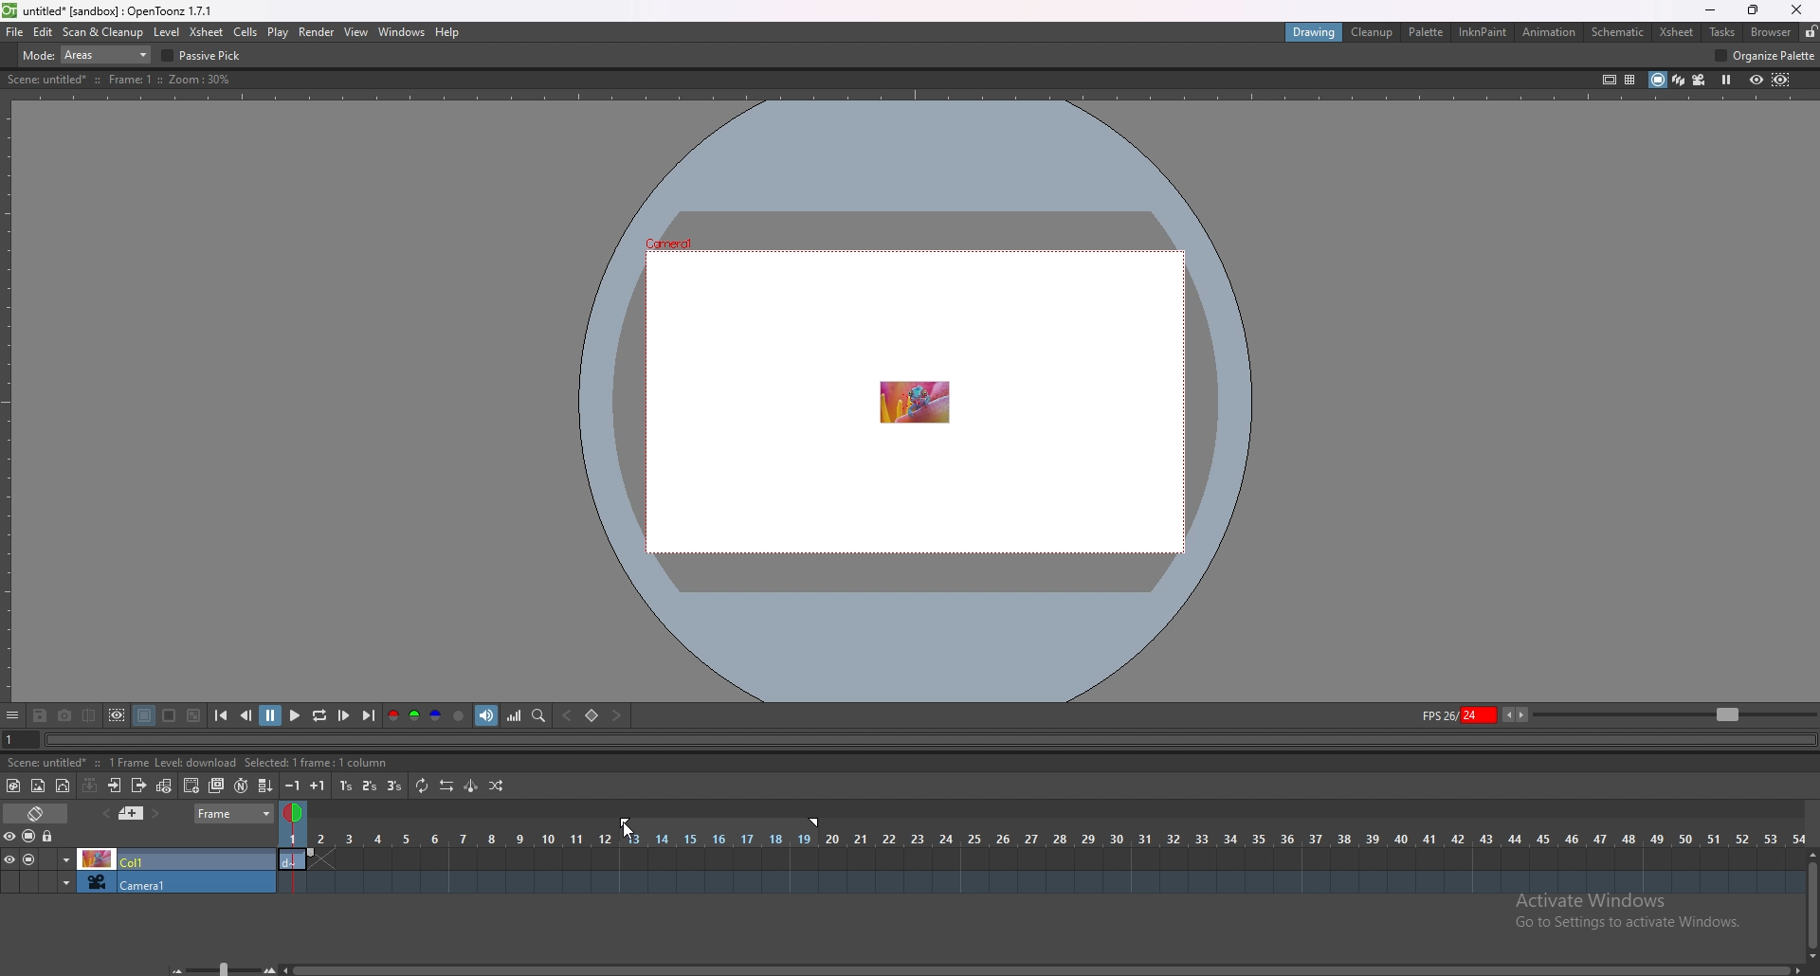  What do you see at coordinates (201, 763) in the screenshot?
I see `description` at bounding box center [201, 763].